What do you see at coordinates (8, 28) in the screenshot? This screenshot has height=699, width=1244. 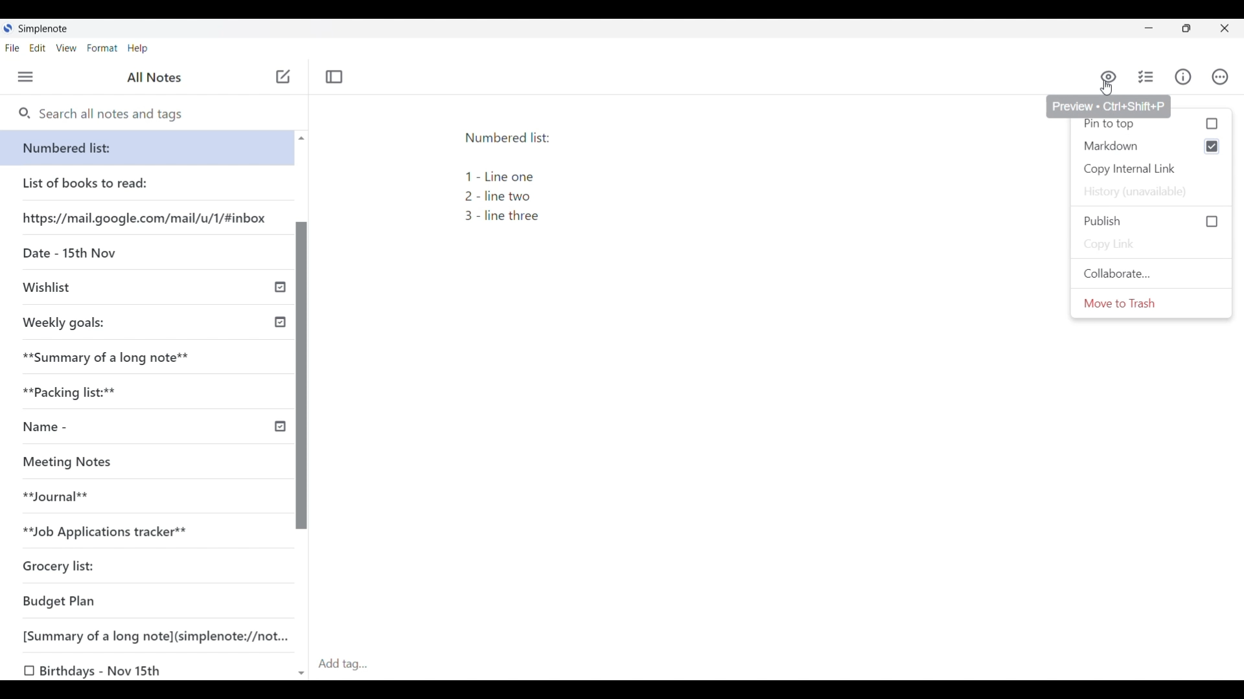 I see `Simplenote logo` at bounding box center [8, 28].